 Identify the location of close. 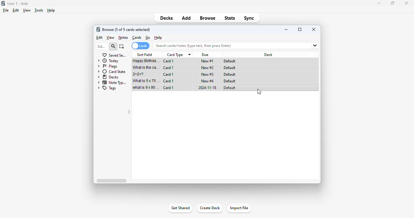
(406, 3).